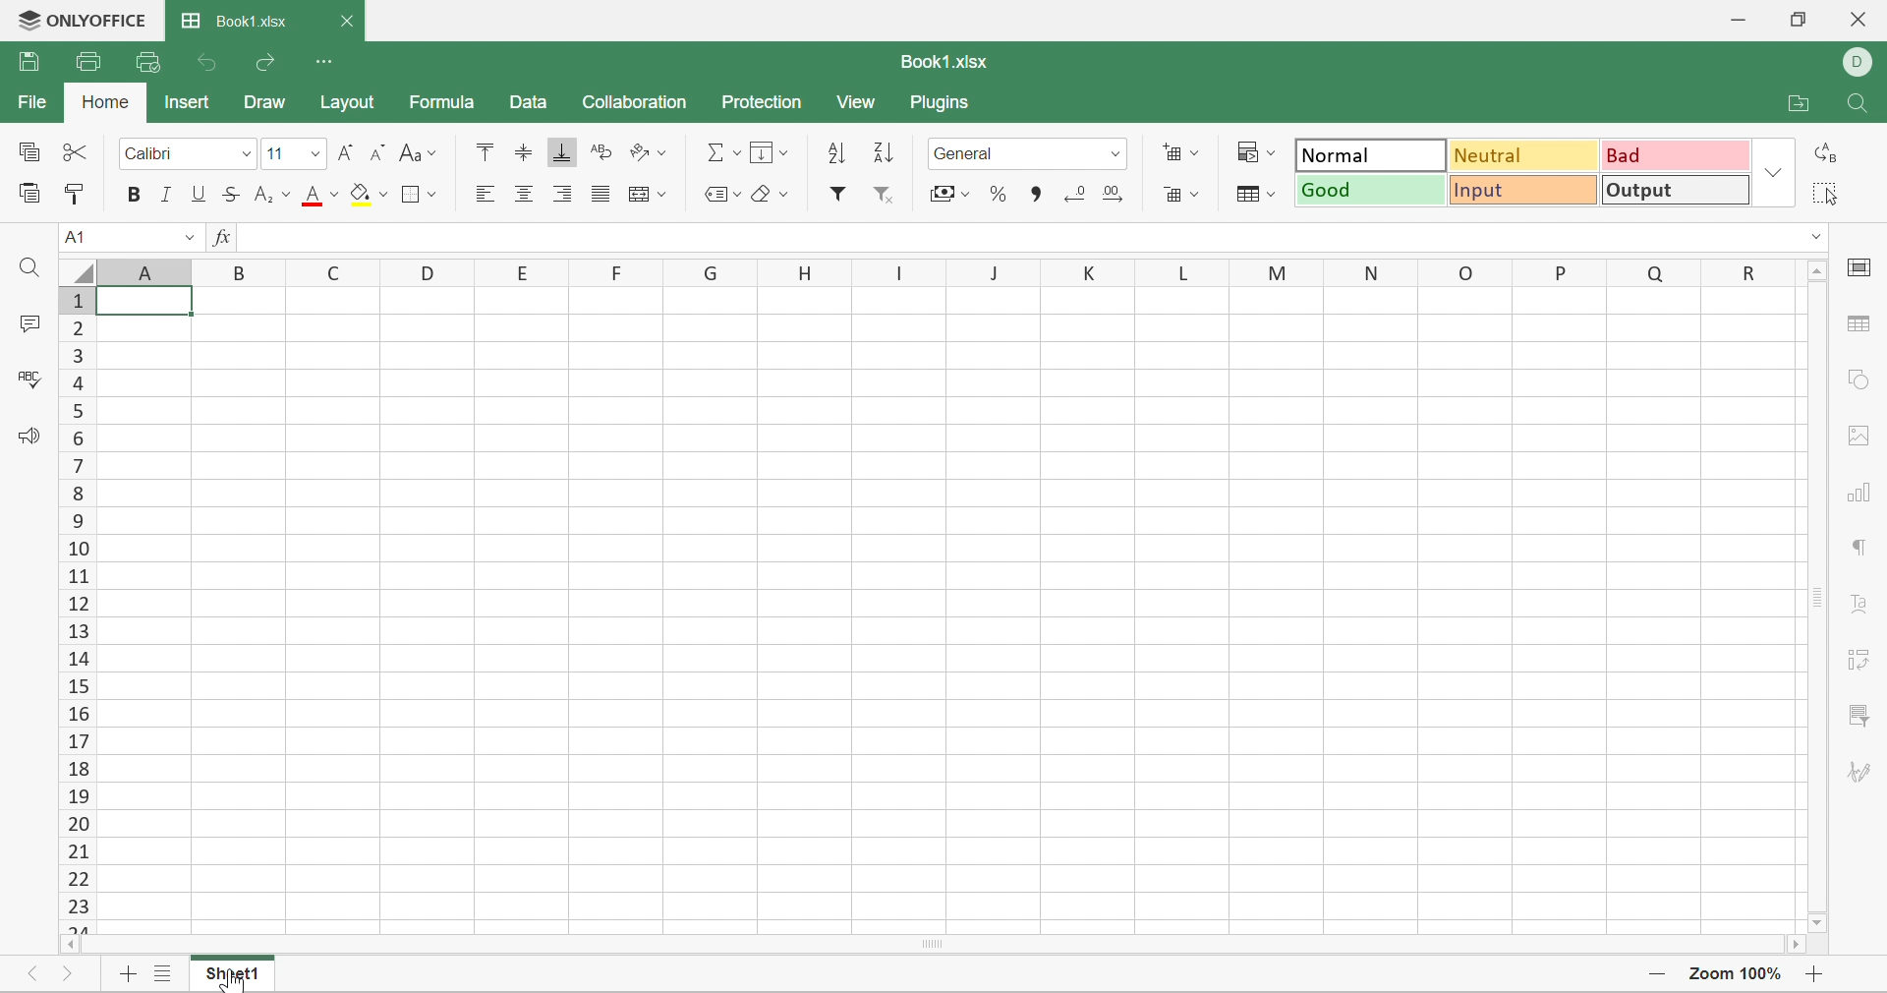 The image size is (1887, 993). What do you see at coordinates (1372, 155) in the screenshot?
I see `Normal` at bounding box center [1372, 155].